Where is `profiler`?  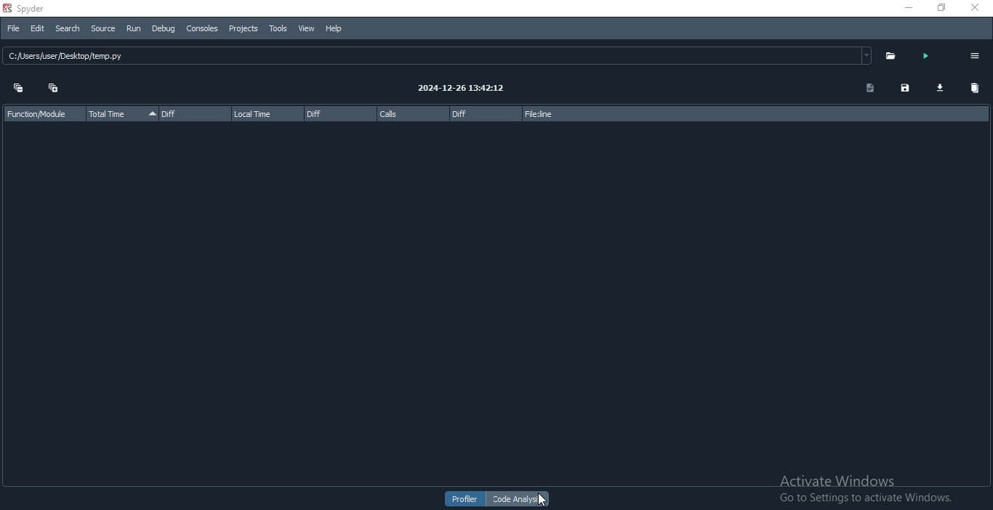
profiler is located at coordinates (465, 499).